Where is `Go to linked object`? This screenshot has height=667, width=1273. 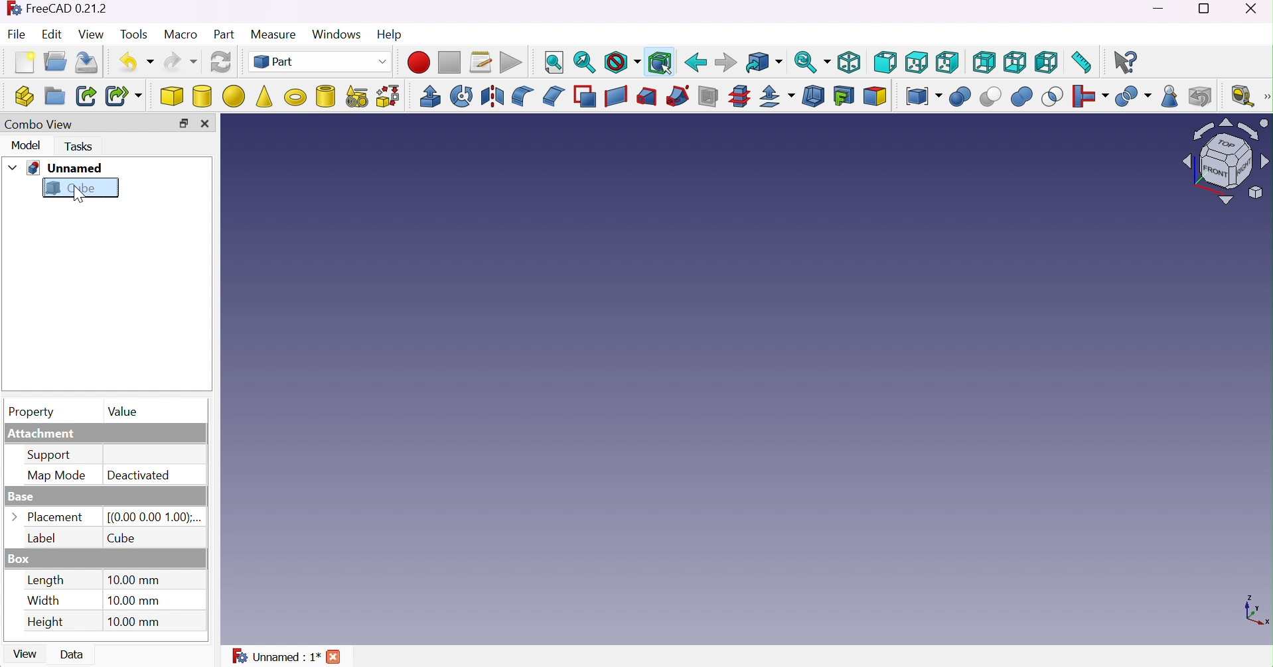 Go to linked object is located at coordinates (763, 62).